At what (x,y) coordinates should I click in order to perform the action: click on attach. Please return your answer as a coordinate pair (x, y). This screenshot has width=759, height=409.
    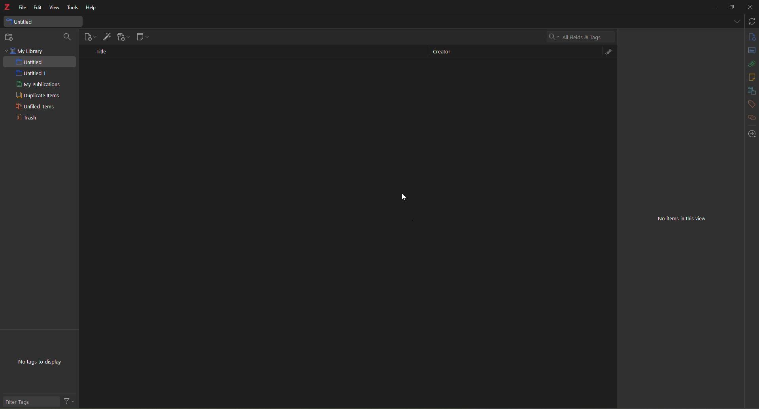
    Looking at the image, I should click on (604, 51).